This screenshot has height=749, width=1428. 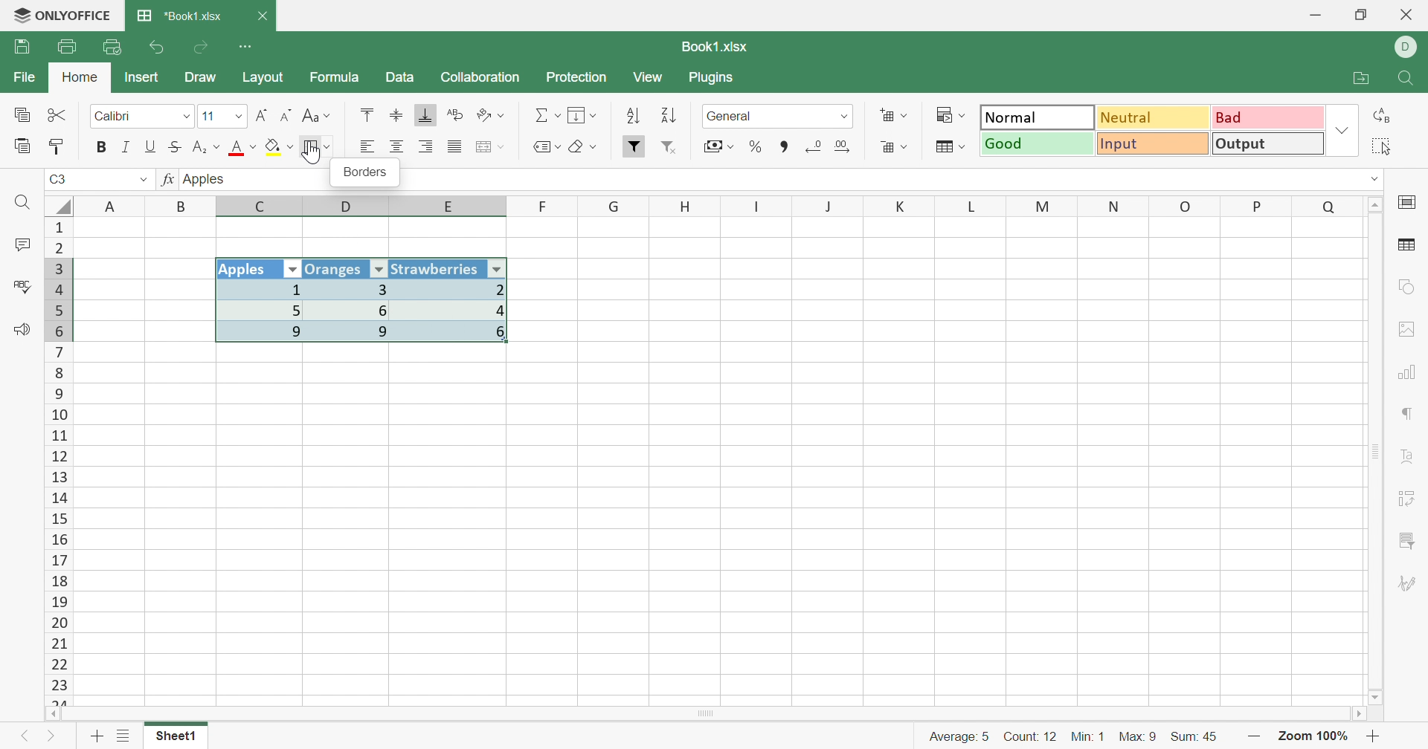 What do you see at coordinates (313, 154) in the screenshot?
I see `Cursor` at bounding box center [313, 154].